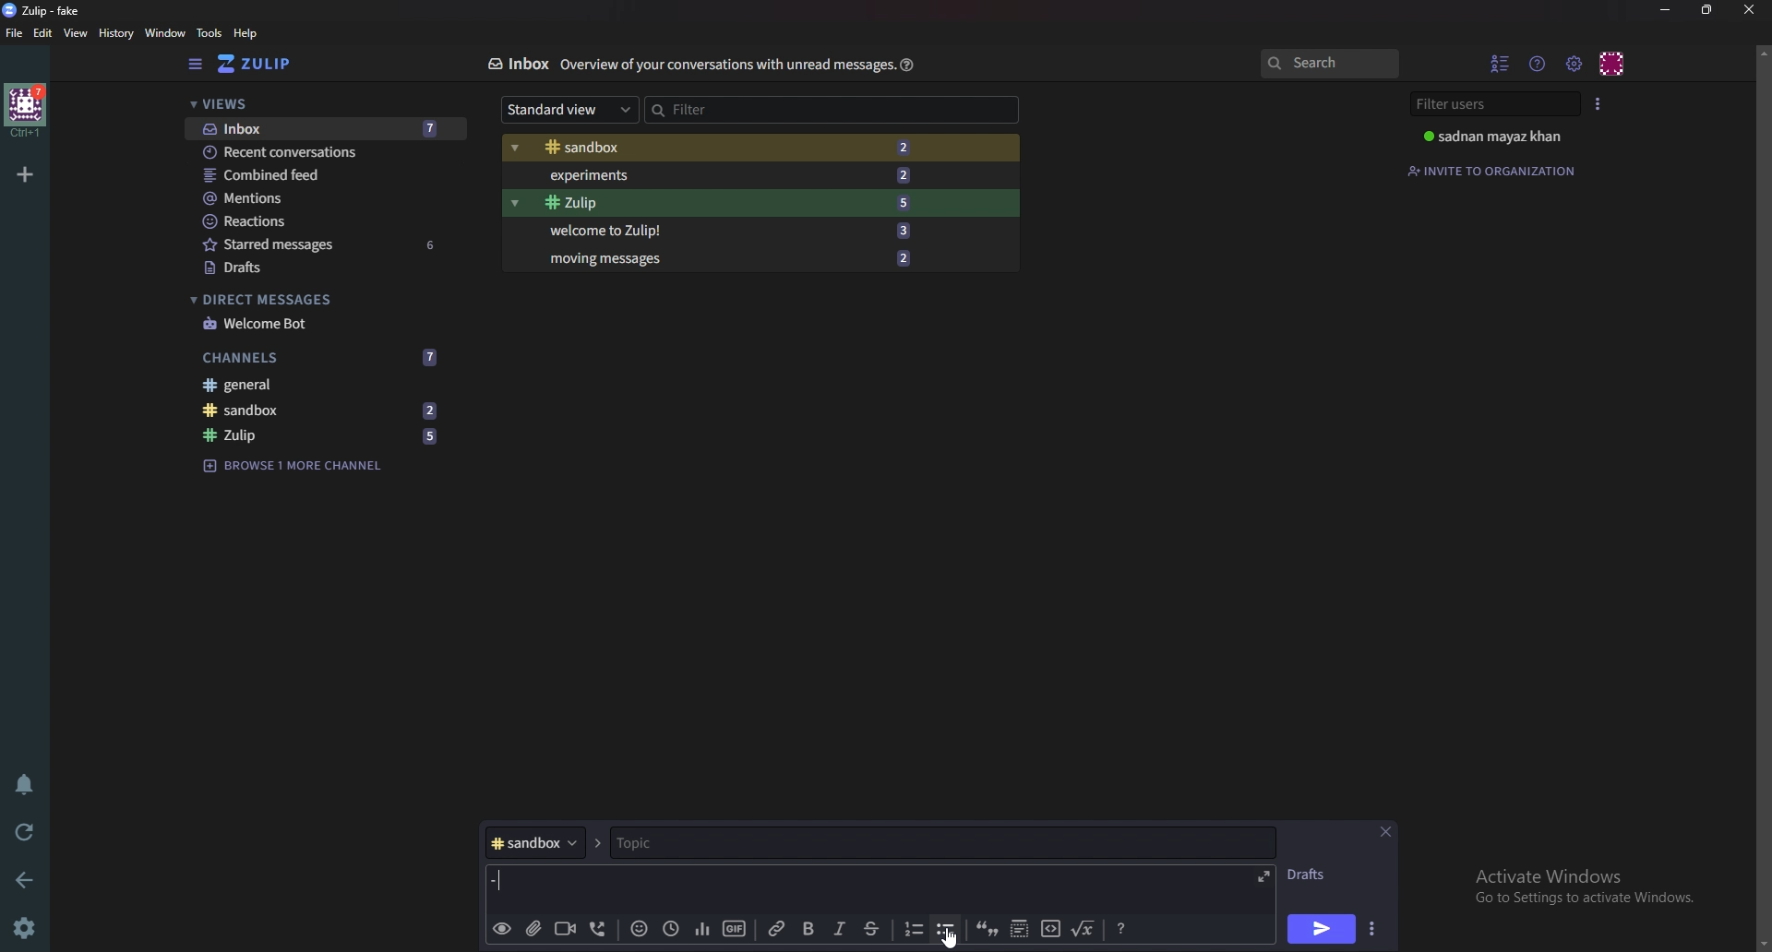  What do you see at coordinates (1384, 832) in the screenshot?
I see `Close message` at bounding box center [1384, 832].